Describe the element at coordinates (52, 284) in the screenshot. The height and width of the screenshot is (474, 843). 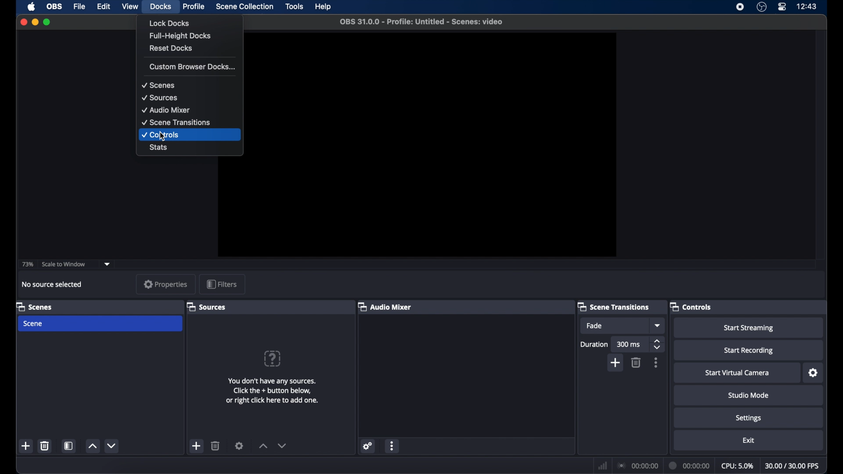
I see `no source selected` at that location.